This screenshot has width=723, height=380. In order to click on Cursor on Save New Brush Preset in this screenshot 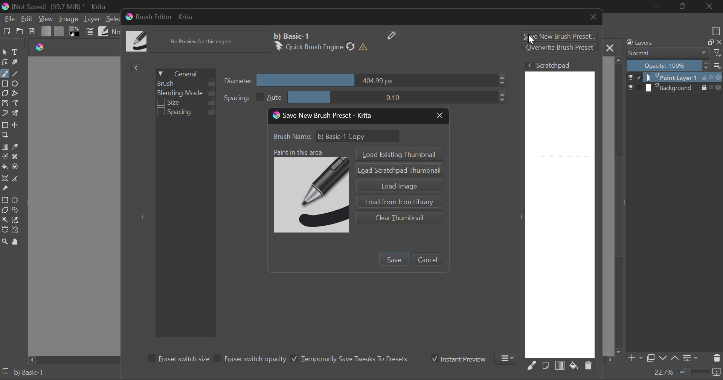, I will do `click(558, 35)`.